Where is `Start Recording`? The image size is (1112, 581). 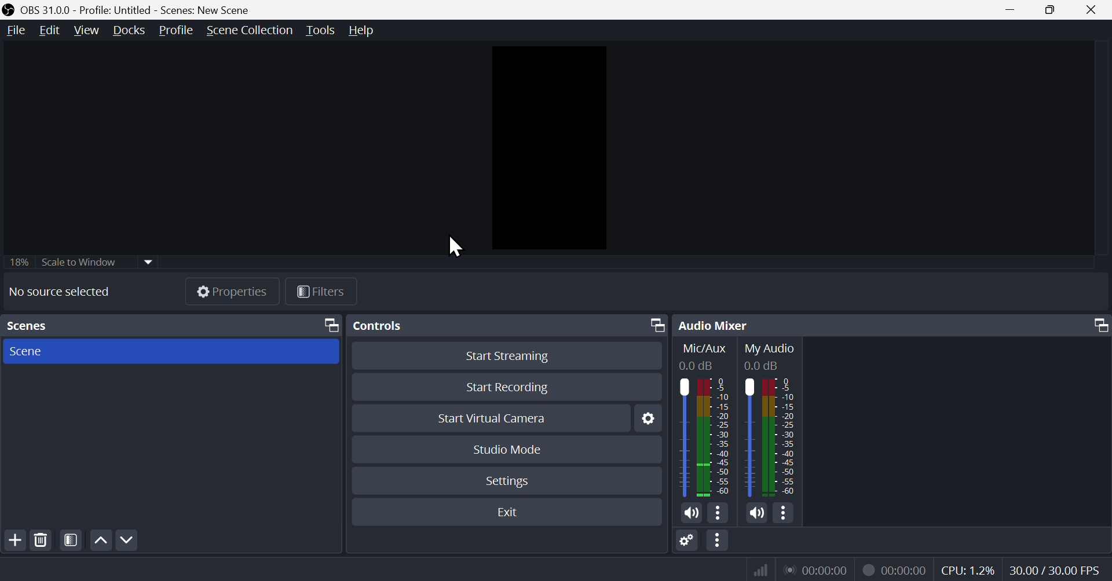 Start Recording is located at coordinates (509, 385).